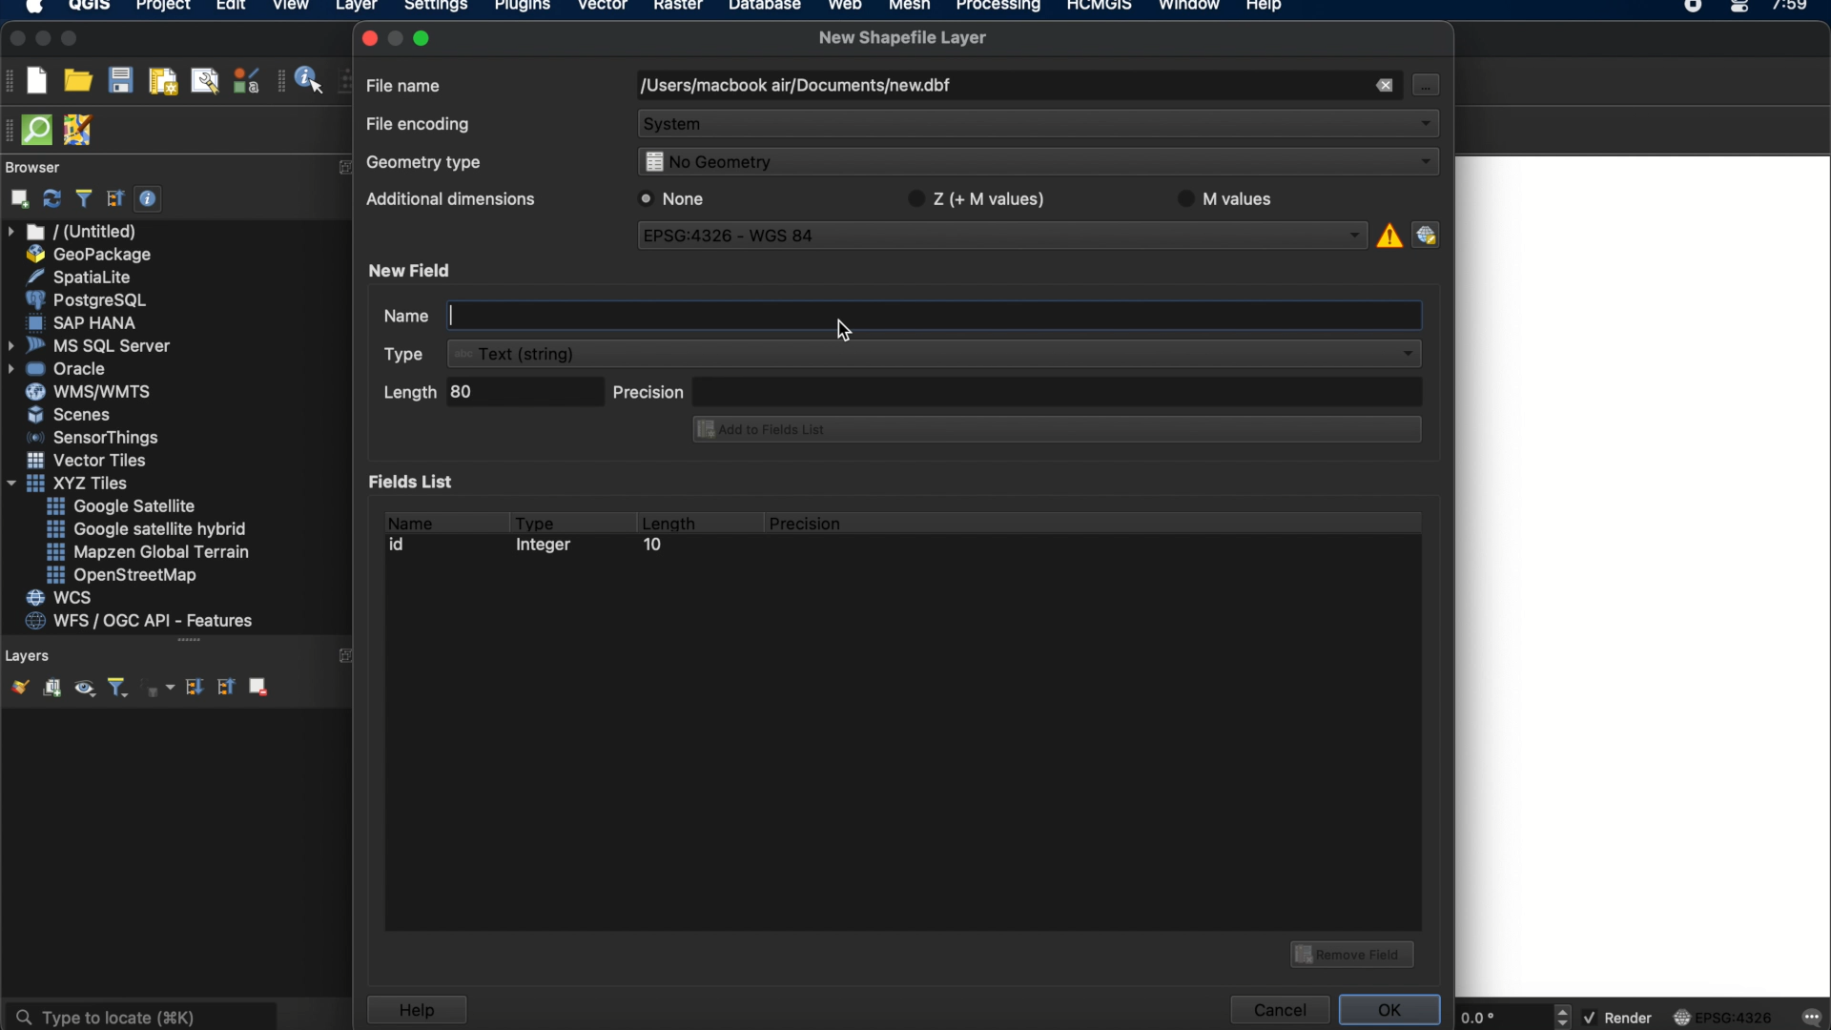 The width and height of the screenshot is (1831, 1030). Describe the element at coordinates (74, 232) in the screenshot. I see `untitled` at that location.